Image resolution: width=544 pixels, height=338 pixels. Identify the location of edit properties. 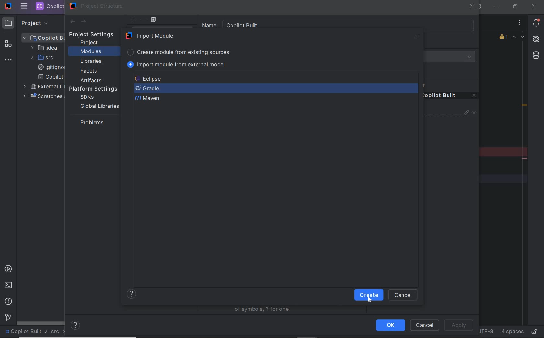
(467, 114).